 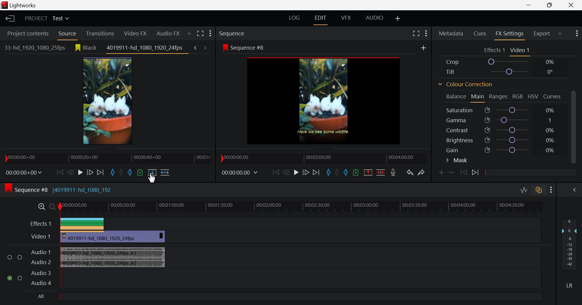 I want to click on Go Forward, so click(x=90, y=172).